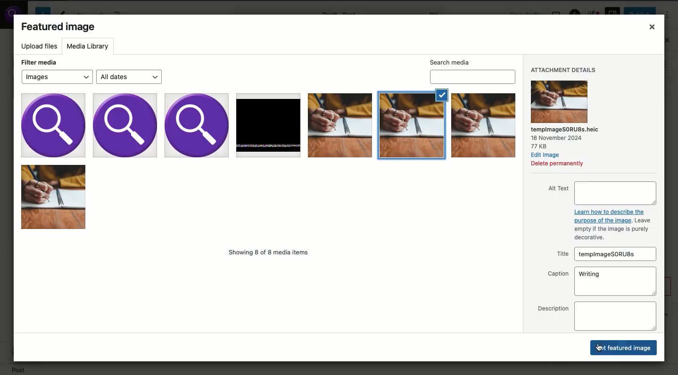 Image resolution: width=678 pixels, height=375 pixels. What do you see at coordinates (270, 253) in the screenshot?
I see `Showing 8 of 8 media items ` at bounding box center [270, 253].